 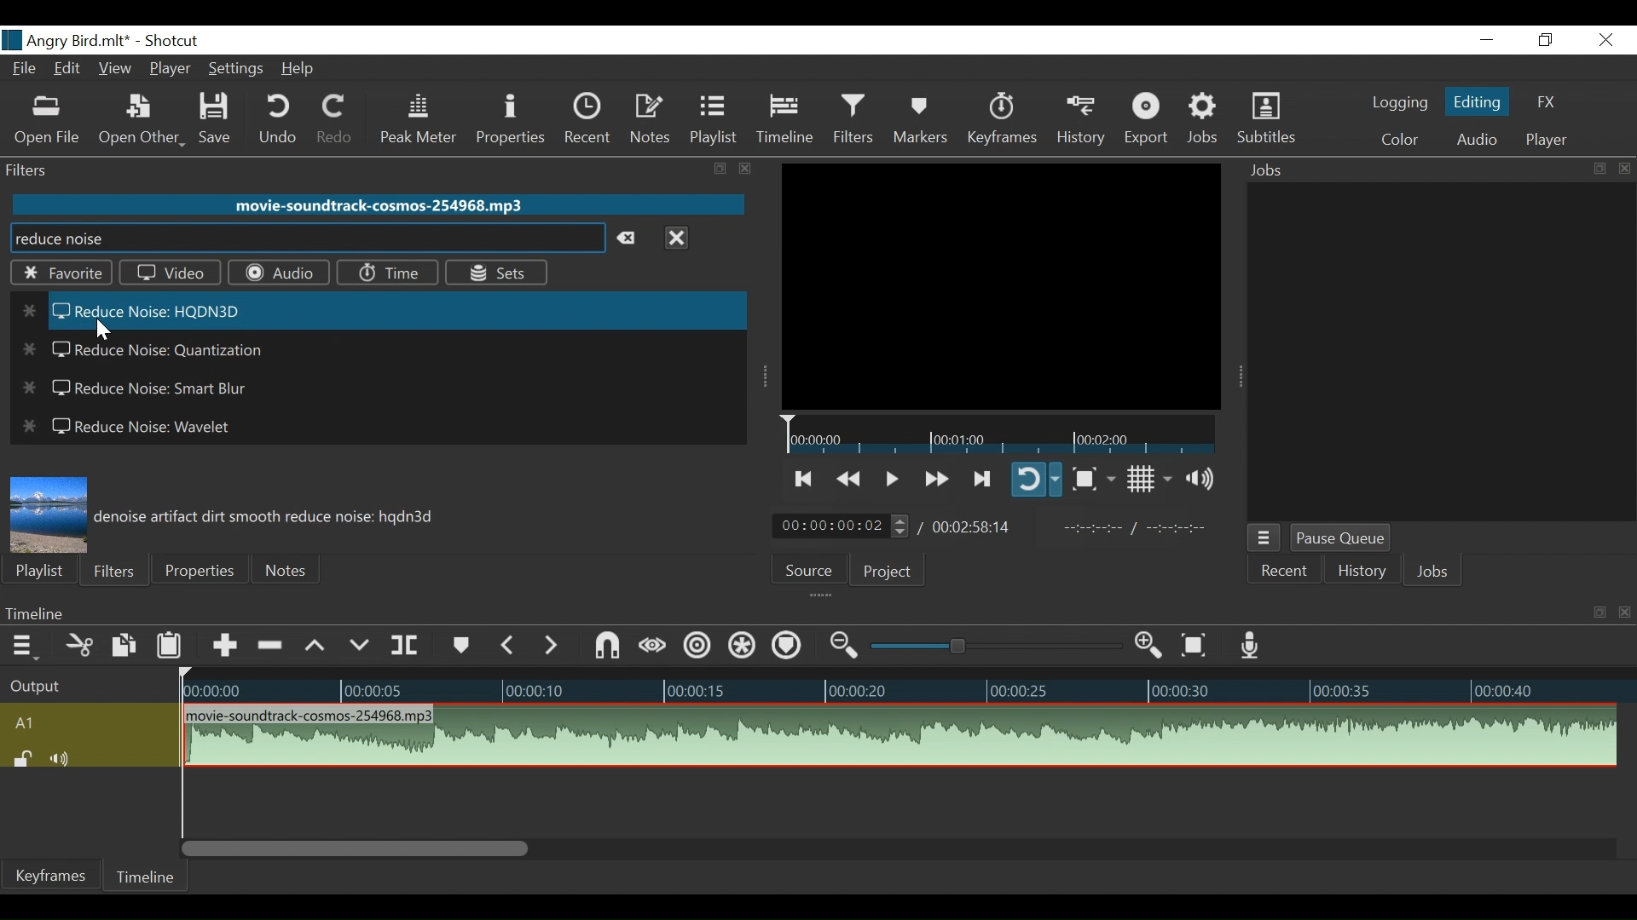 I want to click on minimize, so click(x=1484, y=40).